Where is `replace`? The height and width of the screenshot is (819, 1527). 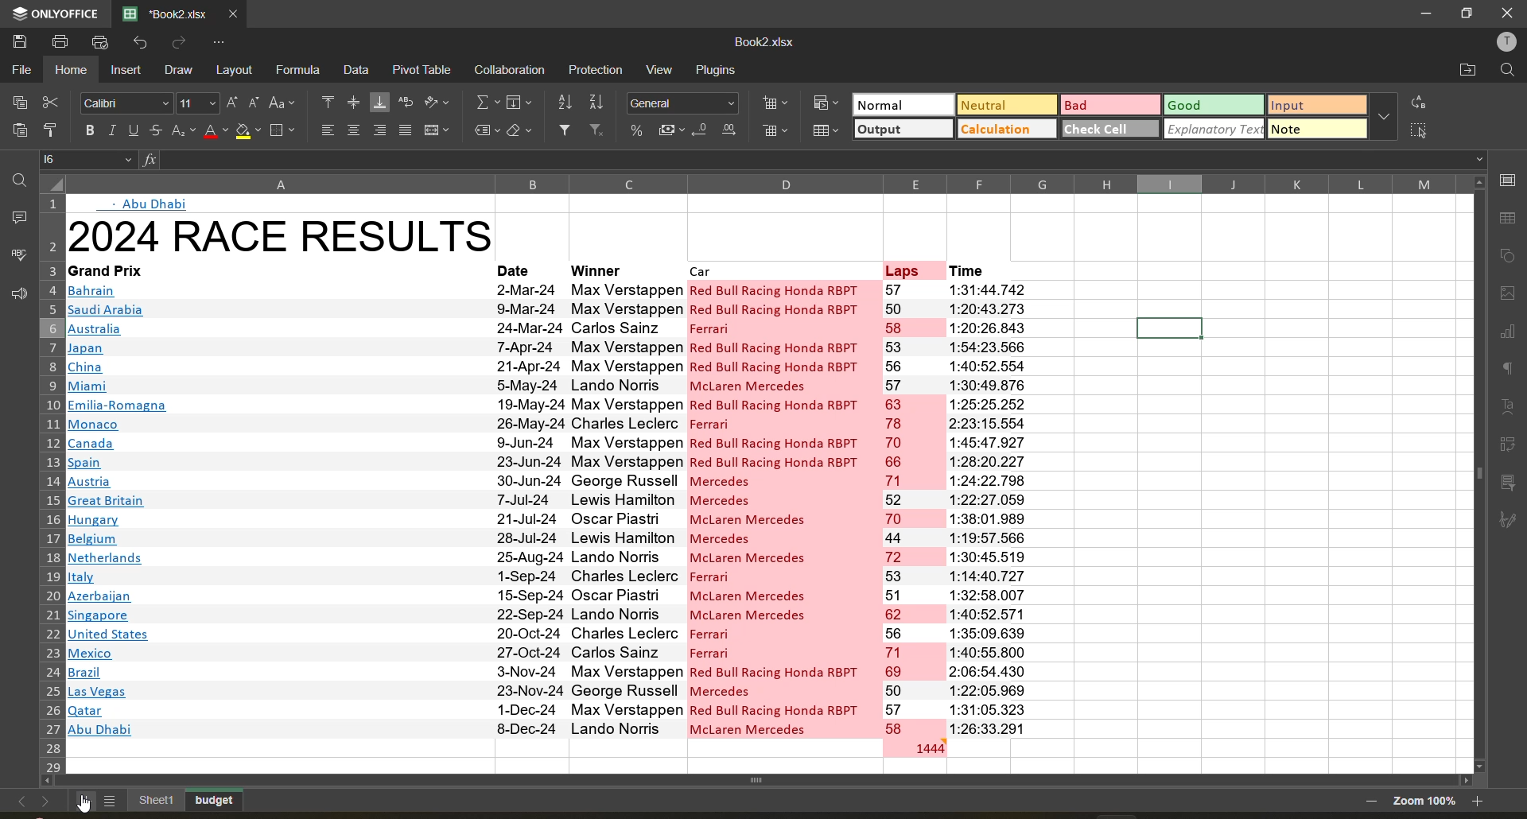 replace is located at coordinates (1422, 101).